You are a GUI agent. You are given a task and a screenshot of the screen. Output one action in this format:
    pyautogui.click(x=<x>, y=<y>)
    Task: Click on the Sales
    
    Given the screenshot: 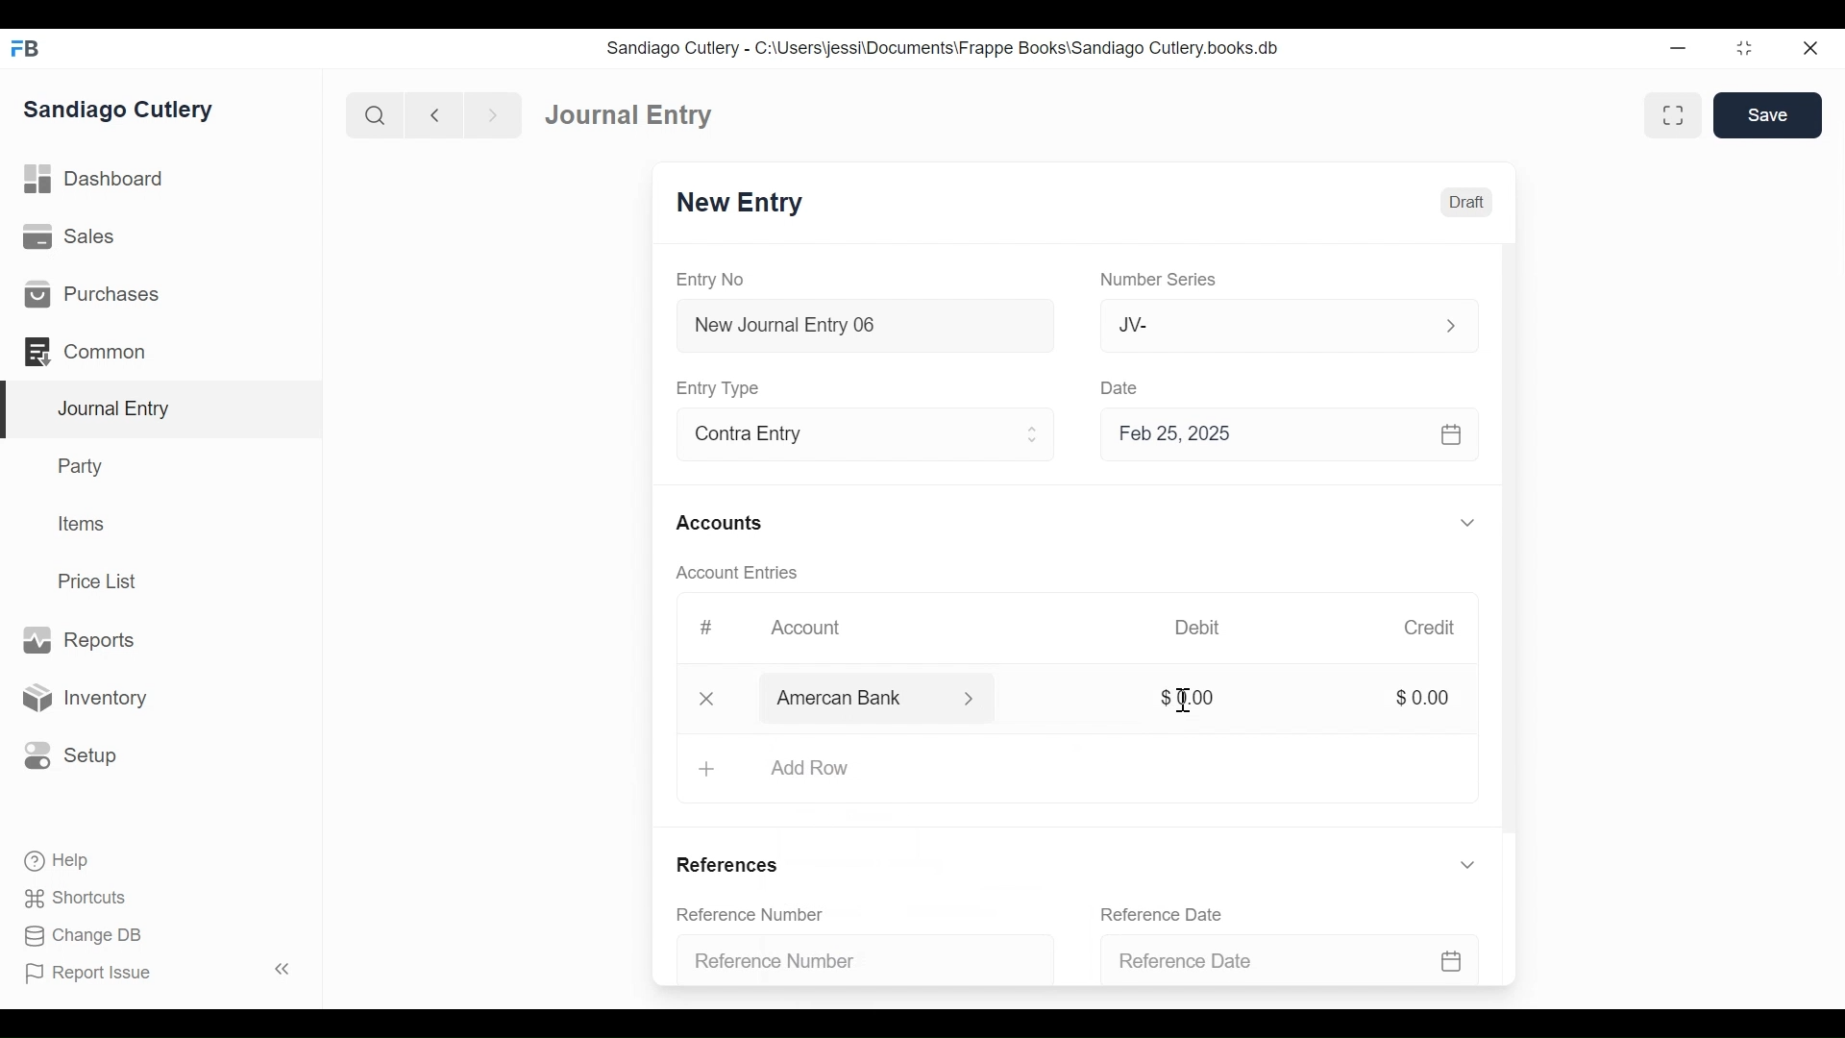 What is the action you would take?
    pyautogui.click(x=76, y=237)
    